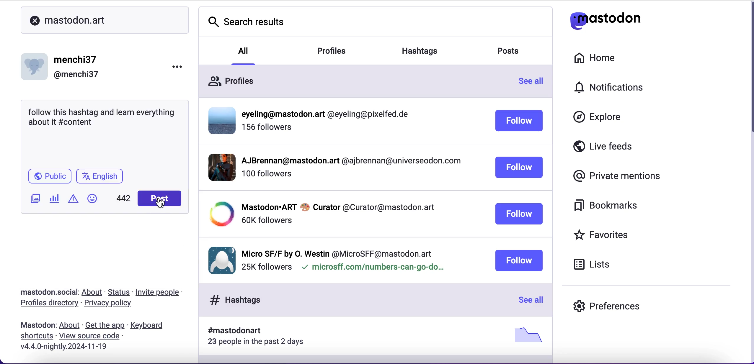  I want to click on profiles, so click(341, 52).